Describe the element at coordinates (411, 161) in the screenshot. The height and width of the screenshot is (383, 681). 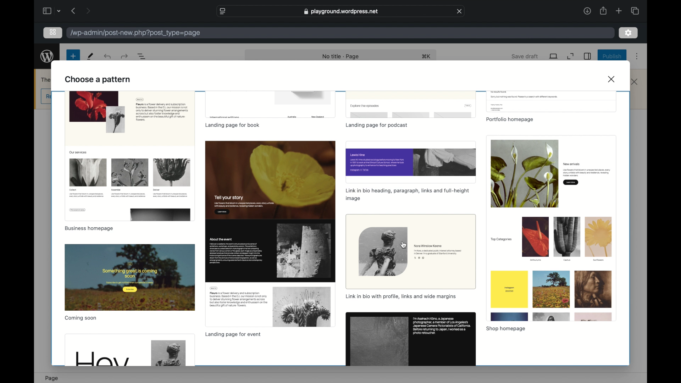
I see `preview` at that location.